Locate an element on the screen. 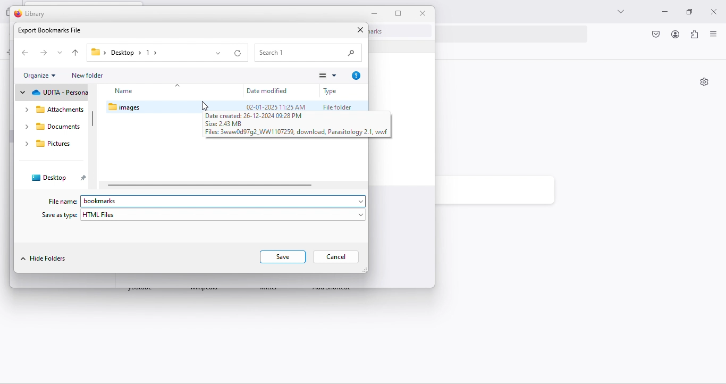 The width and height of the screenshot is (726, 384). images folder is located at coordinates (132, 107).